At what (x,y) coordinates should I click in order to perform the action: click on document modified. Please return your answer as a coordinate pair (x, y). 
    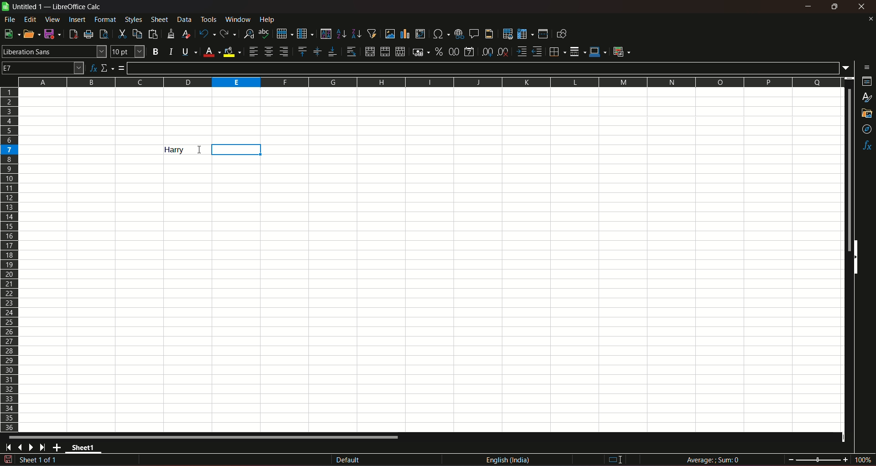
    Looking at the image, I should click on (7, 460).